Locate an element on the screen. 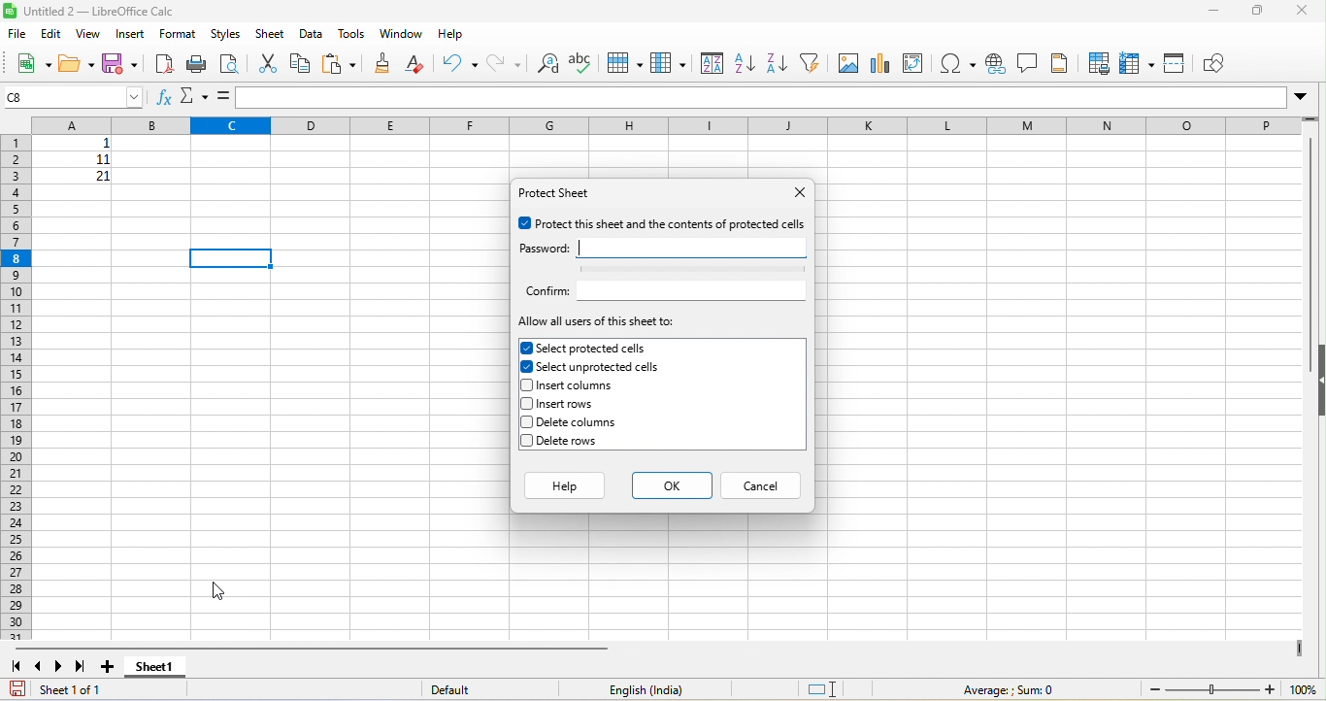 This screenshot has height=701, width=1326. sort is located at coordinates (712, 62).